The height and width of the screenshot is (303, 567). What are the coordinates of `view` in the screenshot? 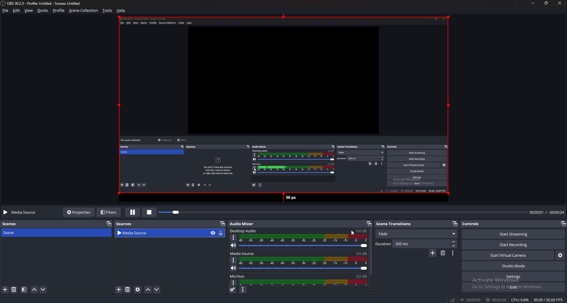 It's located at (29, 11).